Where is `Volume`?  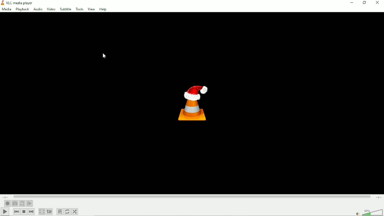 Volume is located at coordinates (367, 211).